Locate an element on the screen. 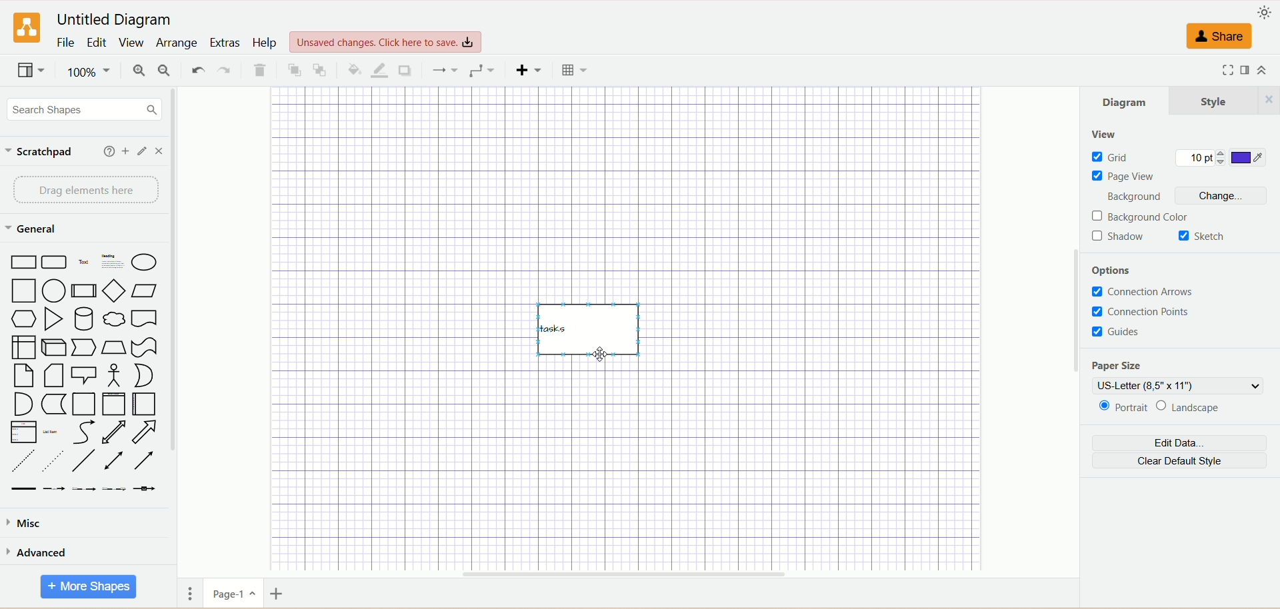  line color is located at coordinates (379, 70).